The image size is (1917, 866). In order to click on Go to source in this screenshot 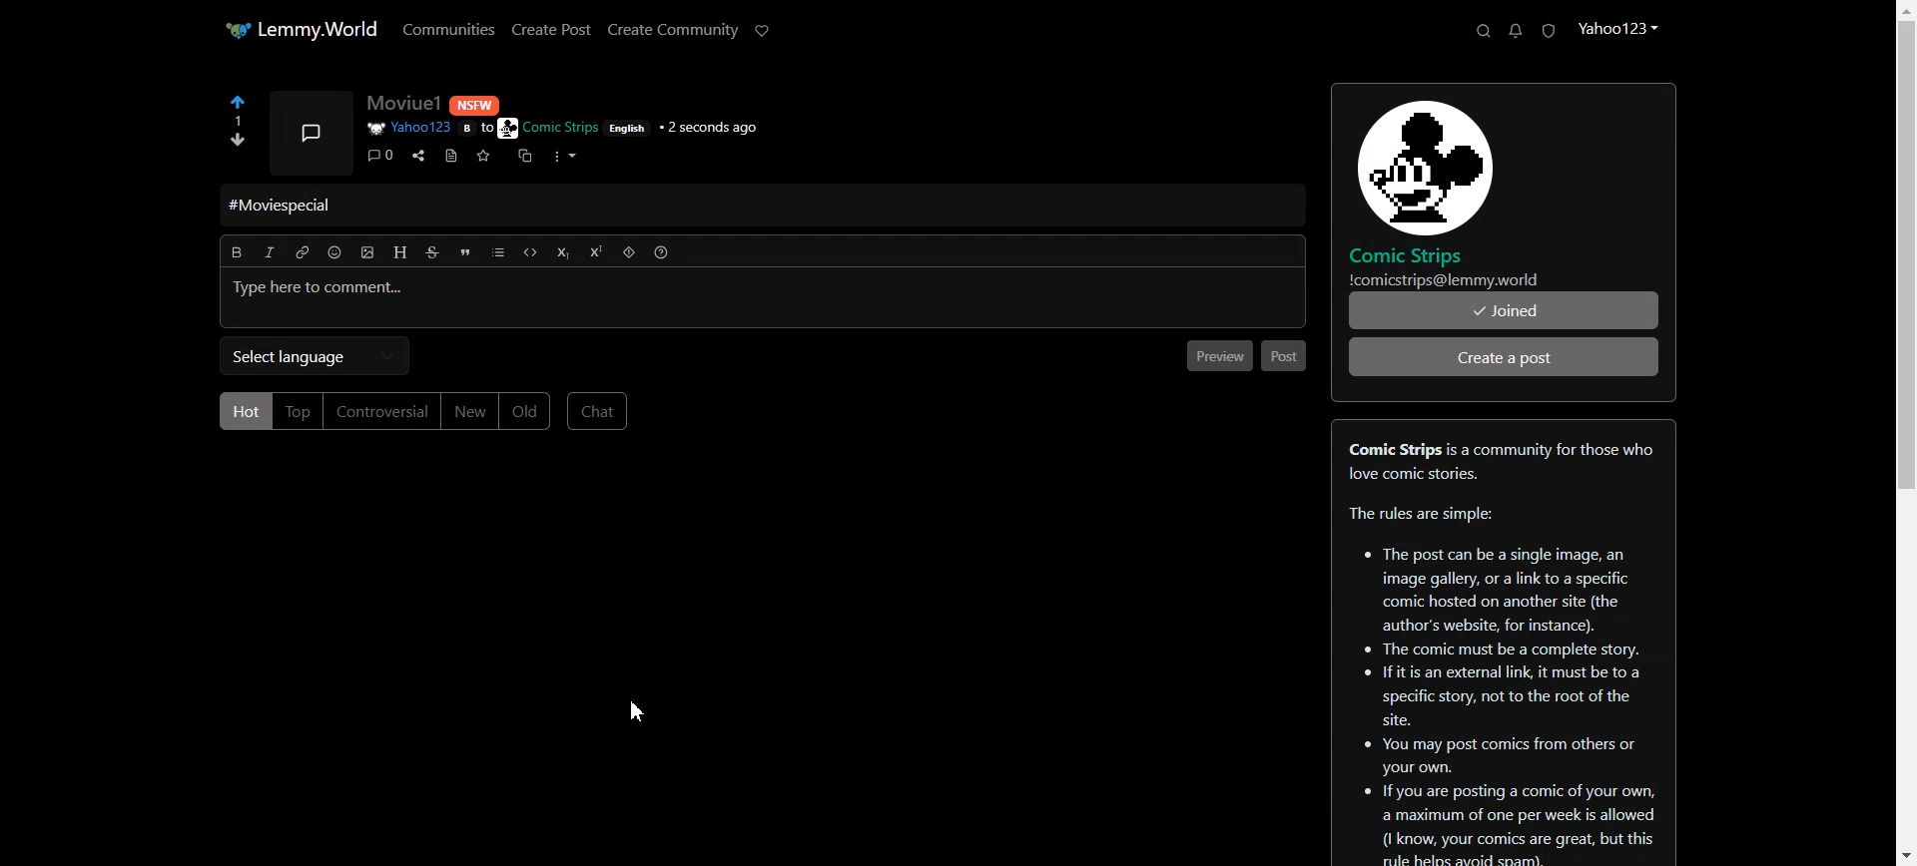, I will do `click(452, 156)`.